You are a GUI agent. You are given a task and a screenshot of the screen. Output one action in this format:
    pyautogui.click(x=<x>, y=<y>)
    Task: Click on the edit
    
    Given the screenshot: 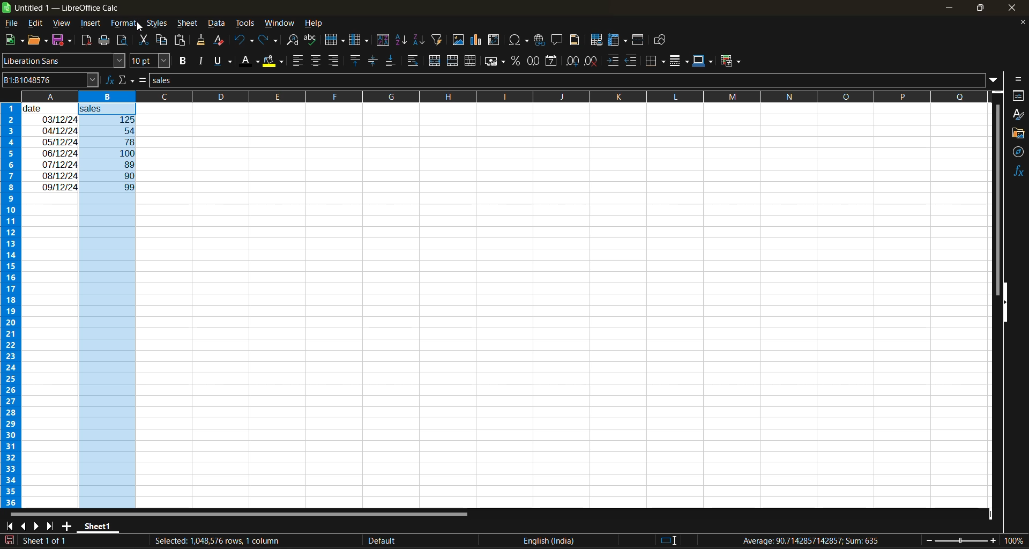 What is the action you would take?
    pyautogui.click(x=38, y=22)
    